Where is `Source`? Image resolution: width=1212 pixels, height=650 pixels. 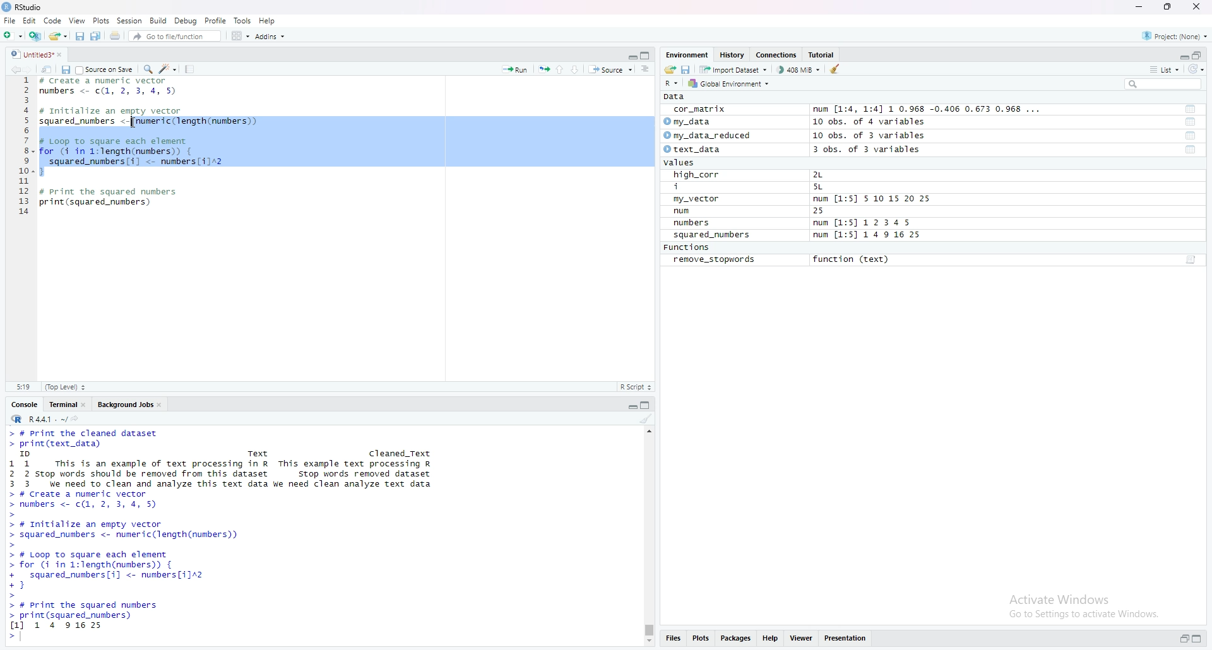 Source is located at coordinates (610, 69).